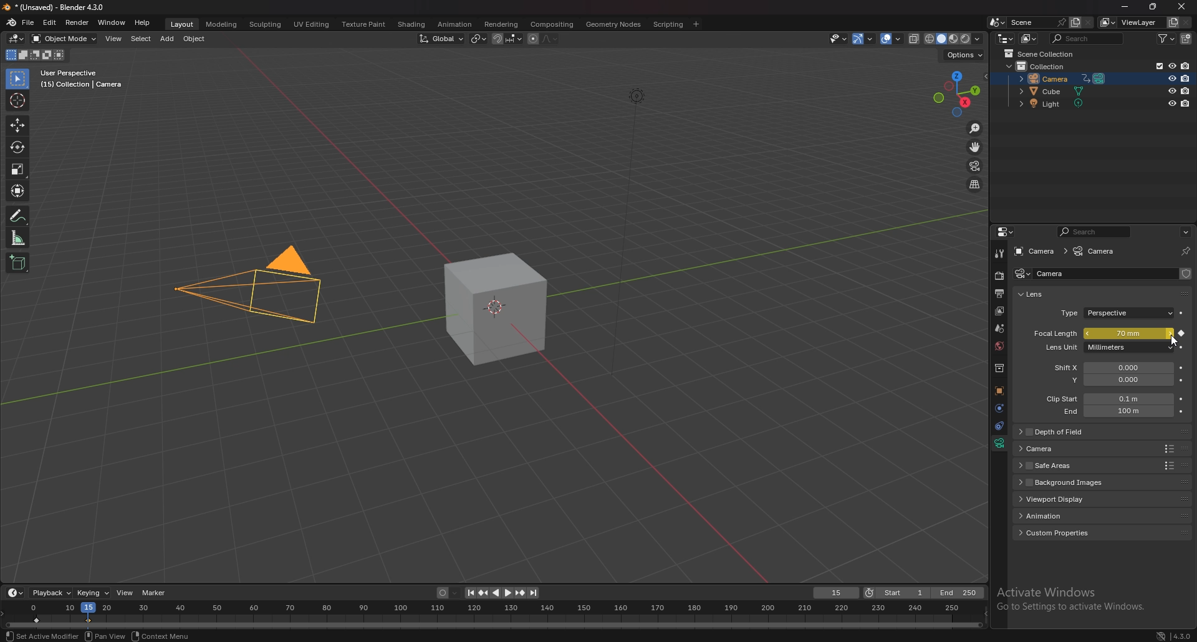 Image resolution: width=1197 pixels, height=642 pixels. Describe the element at coordinates (1171, 66) in the screenshot. I see `hide in viewport` at that location.